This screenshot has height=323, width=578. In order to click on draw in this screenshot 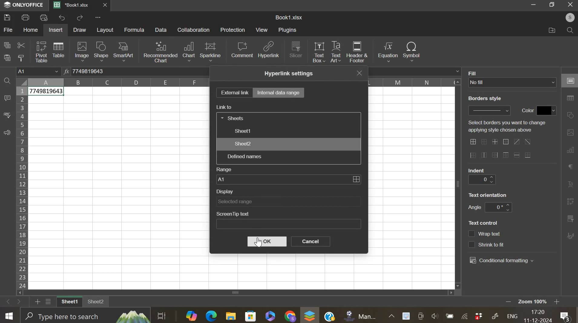, I will do `click(80, 30)`.